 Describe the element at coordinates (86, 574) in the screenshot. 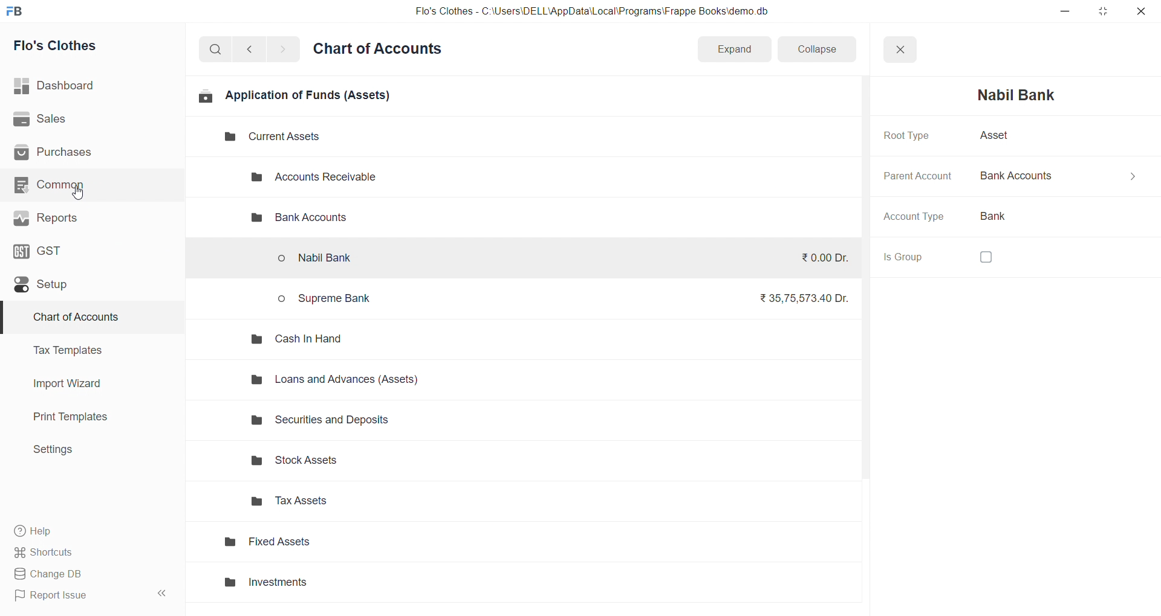

I see `Change DB` at that location.